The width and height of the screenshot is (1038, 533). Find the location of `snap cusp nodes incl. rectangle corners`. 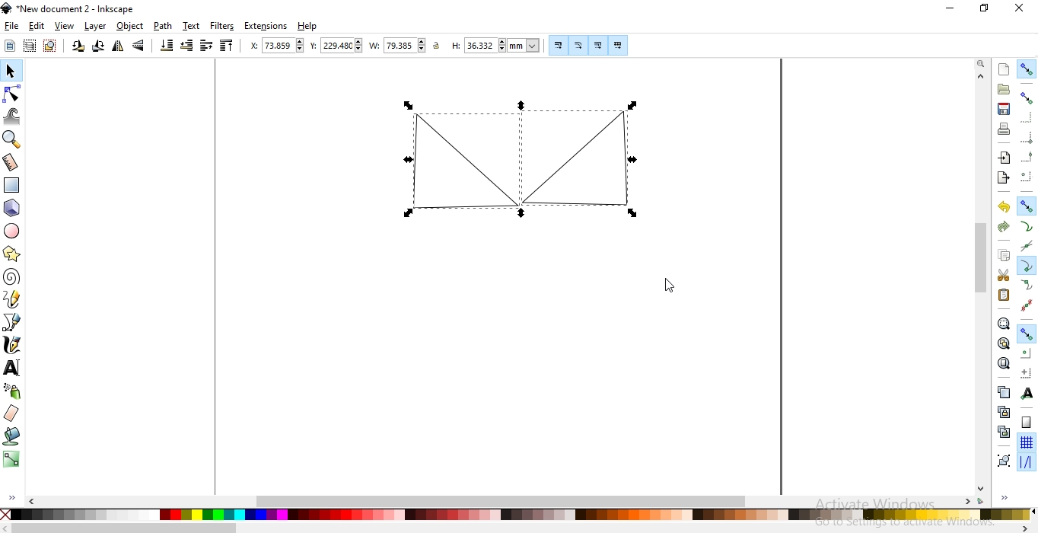

snap cusp nodes incl. rectangle corners is located at coordinates (1026, 265).